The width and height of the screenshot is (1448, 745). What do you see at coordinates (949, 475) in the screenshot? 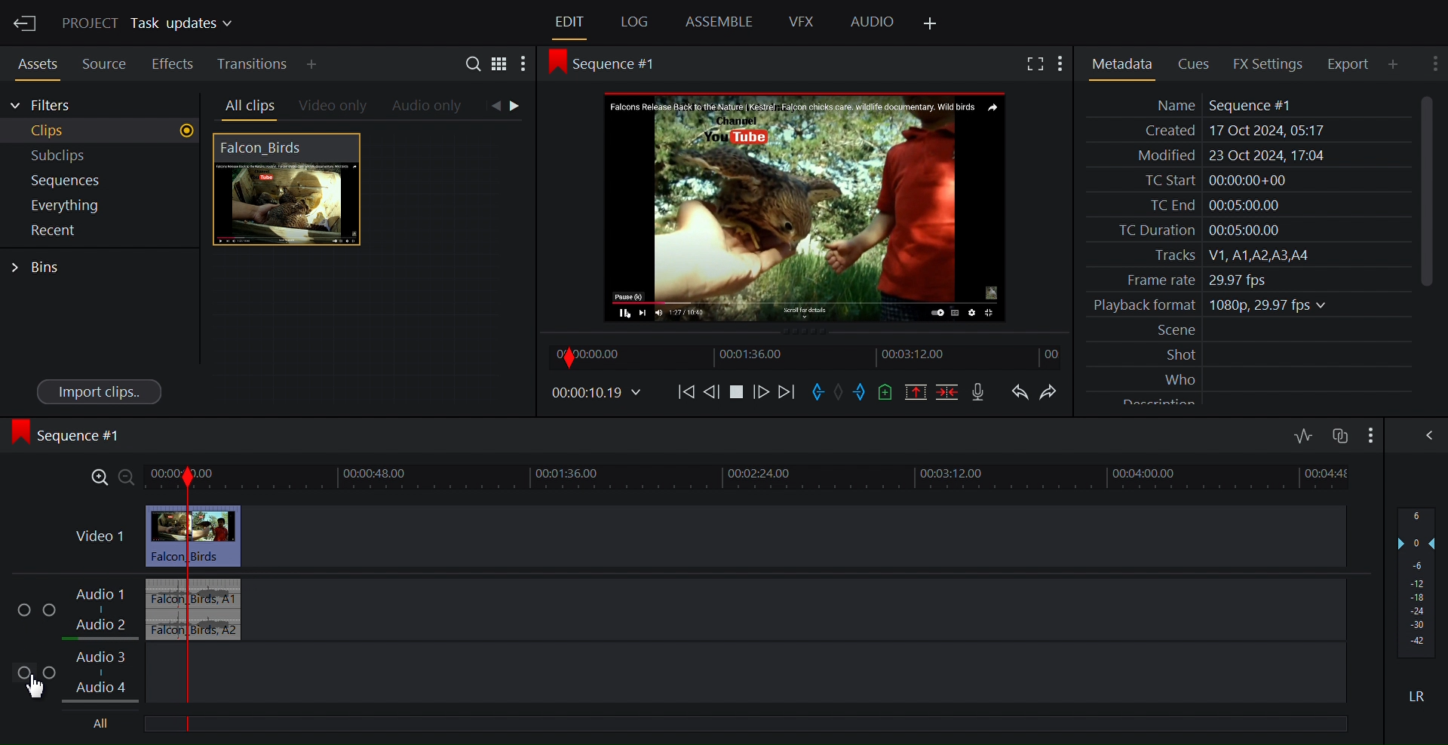
I see `| 00:03:12.00` at bounding box center [949, 475].